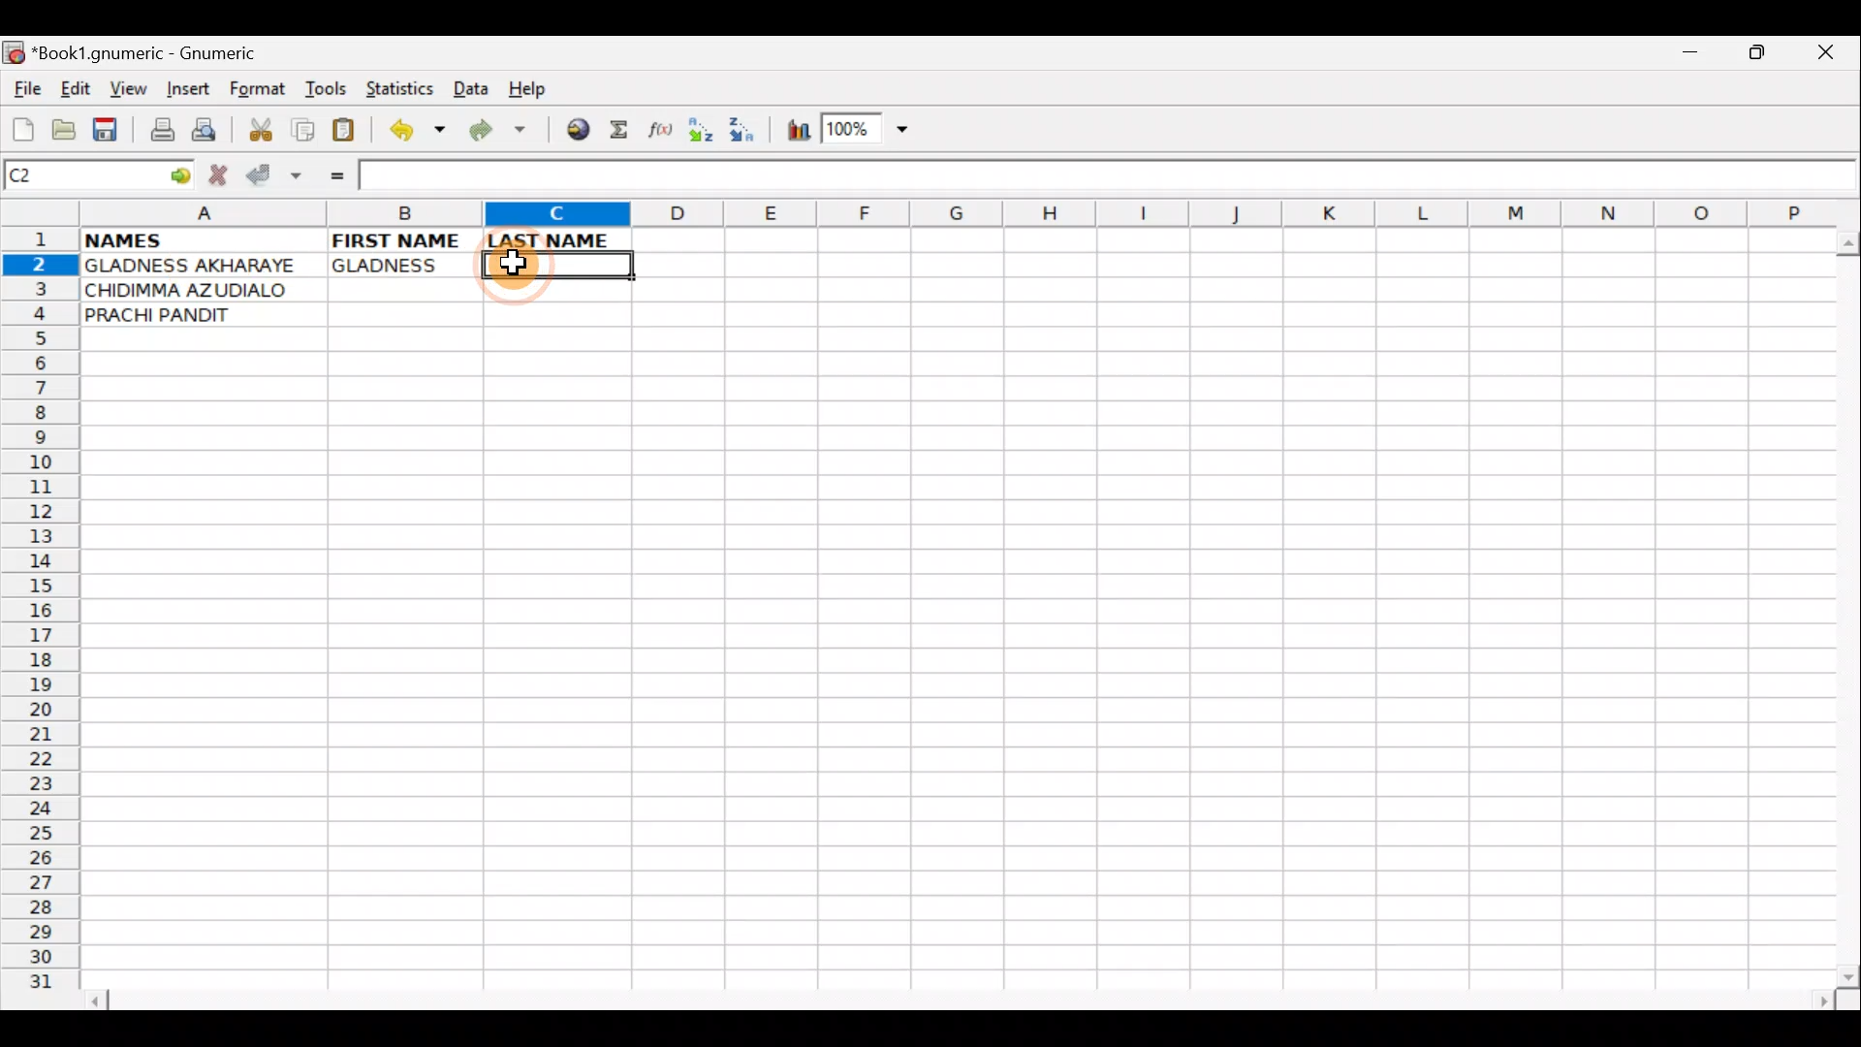 The image size is (1861, 1047). Describe the element at coordinates (110, 131) in the screenshot. I see `Save current workbook` at that location.